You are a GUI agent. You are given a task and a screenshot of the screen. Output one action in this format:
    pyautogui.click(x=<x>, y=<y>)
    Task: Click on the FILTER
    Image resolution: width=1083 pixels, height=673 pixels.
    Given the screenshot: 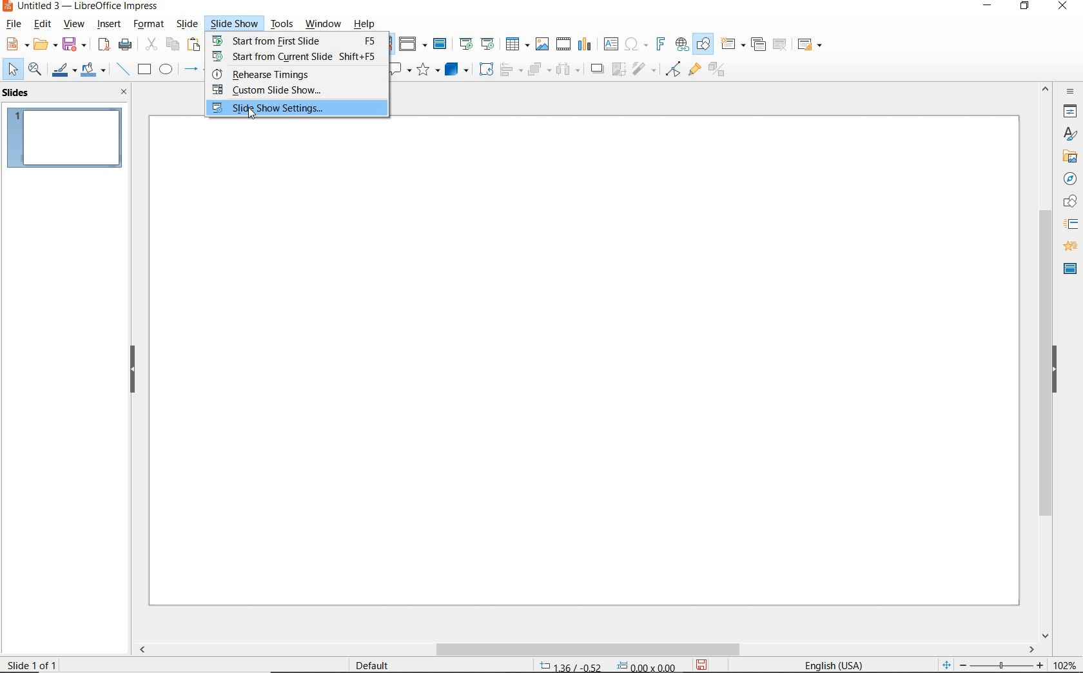 What is the action you would take?
    pyautogui.click(x=644, y=69)
    